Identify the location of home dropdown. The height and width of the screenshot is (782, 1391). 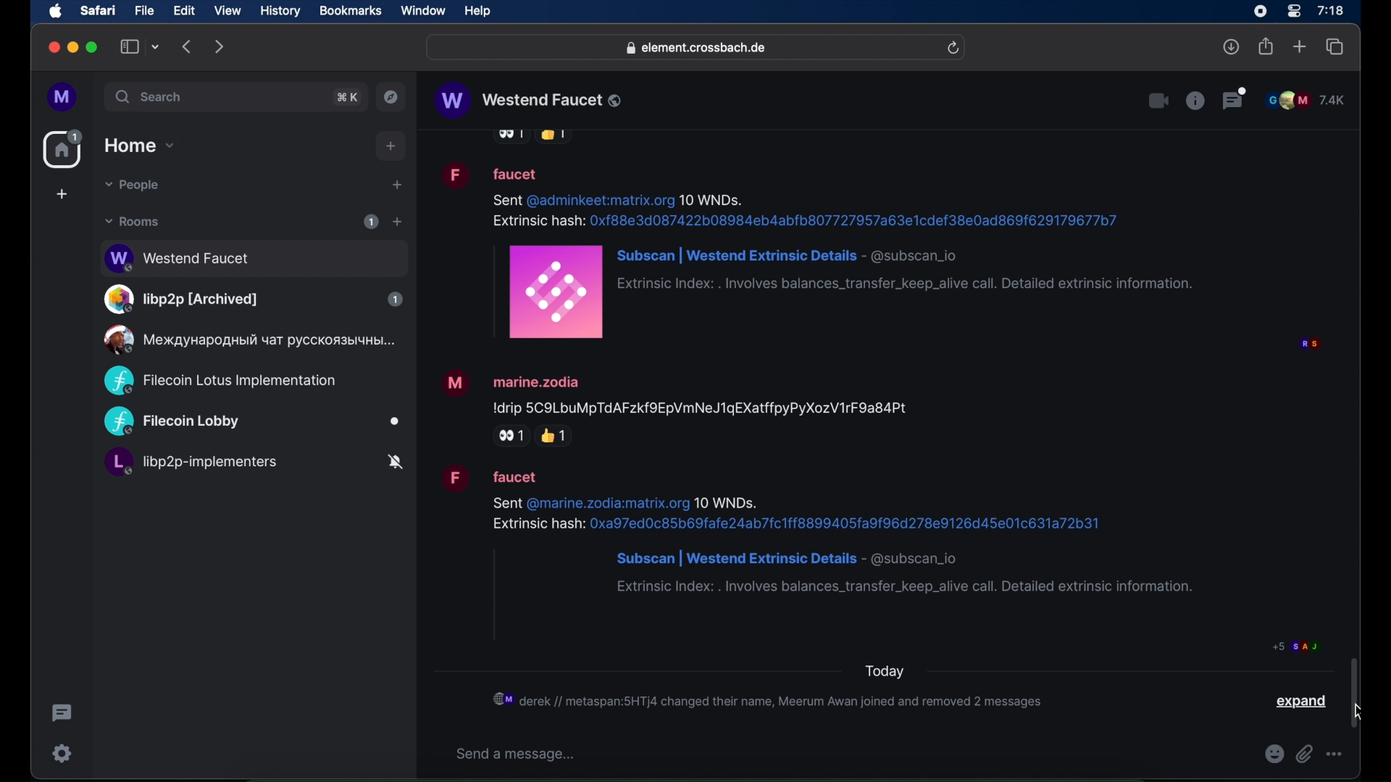
(139, 146).